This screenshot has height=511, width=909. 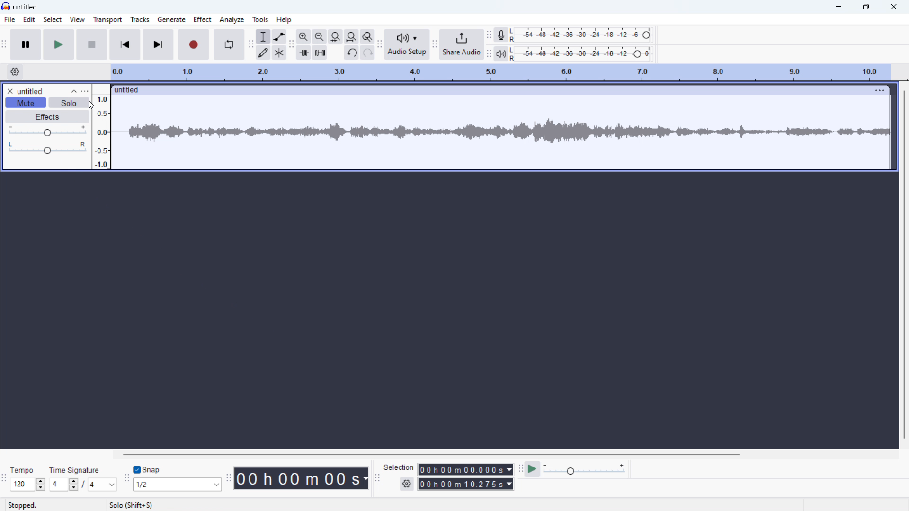 What do you see at coordinates (292, 45) in the screenshot?
I see `edit toolbar` at bounding box center [292, 45].